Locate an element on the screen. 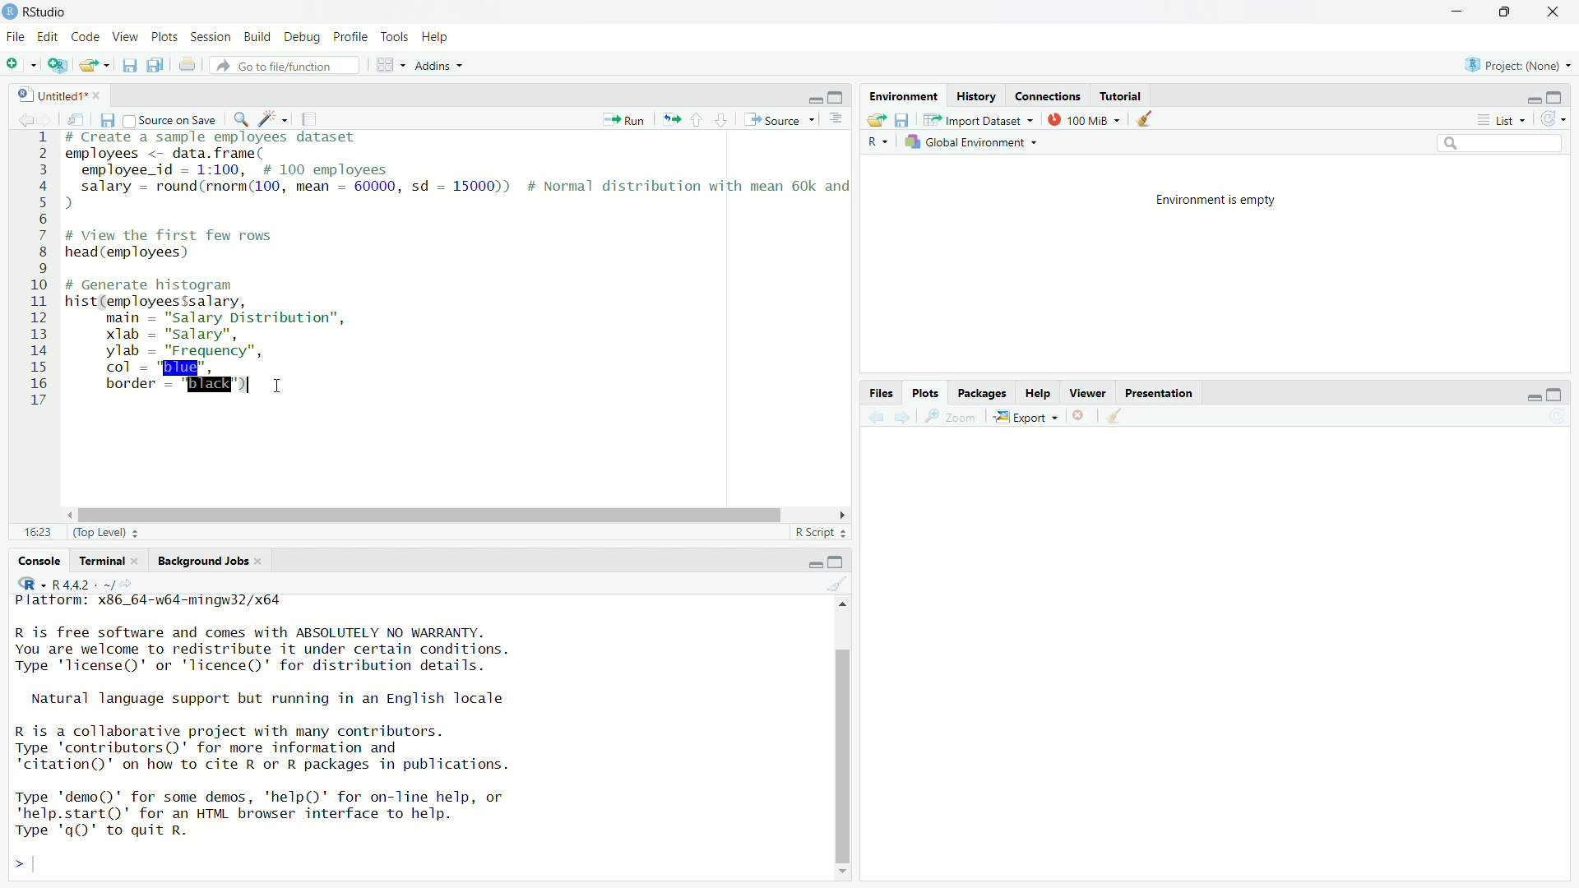 The image size is (1579, 888). close is located at coordinates (1082, 415).